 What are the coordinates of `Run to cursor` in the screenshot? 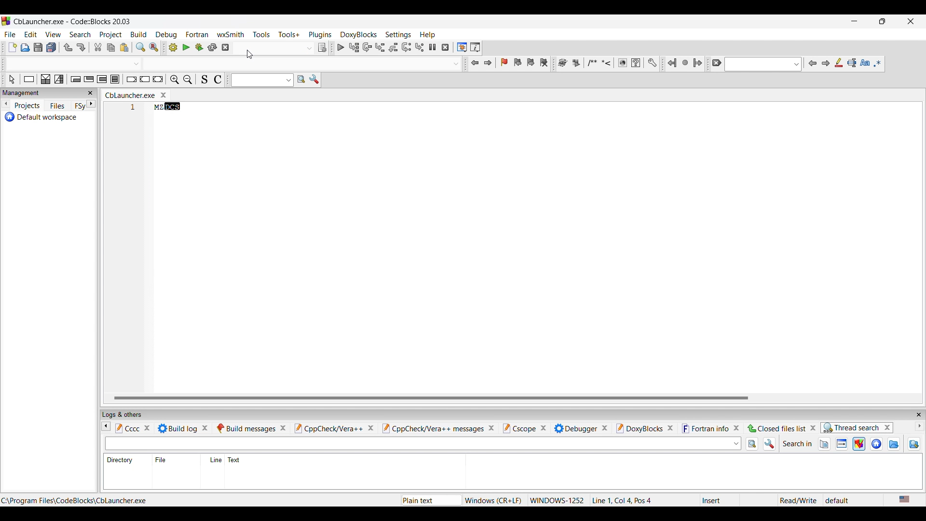 It's located at (354, 47).